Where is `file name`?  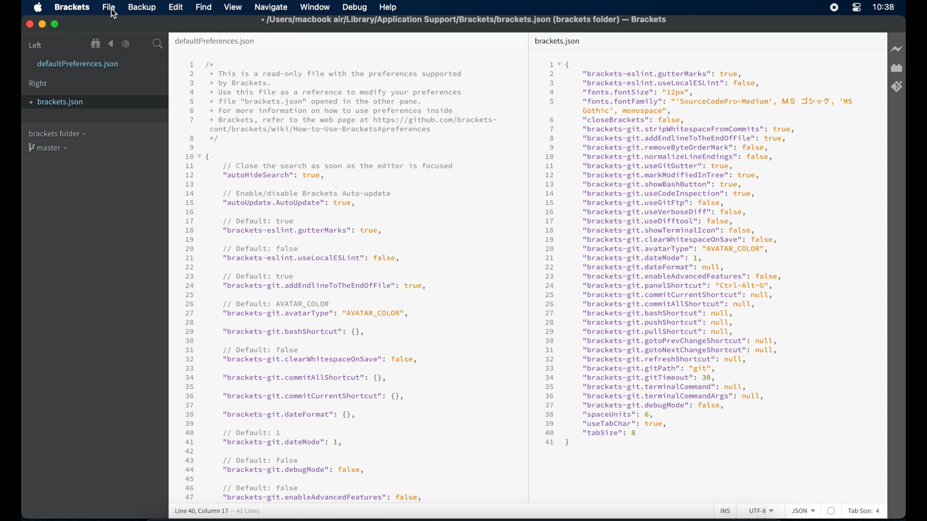 file name is located at coordinates (464, 19).